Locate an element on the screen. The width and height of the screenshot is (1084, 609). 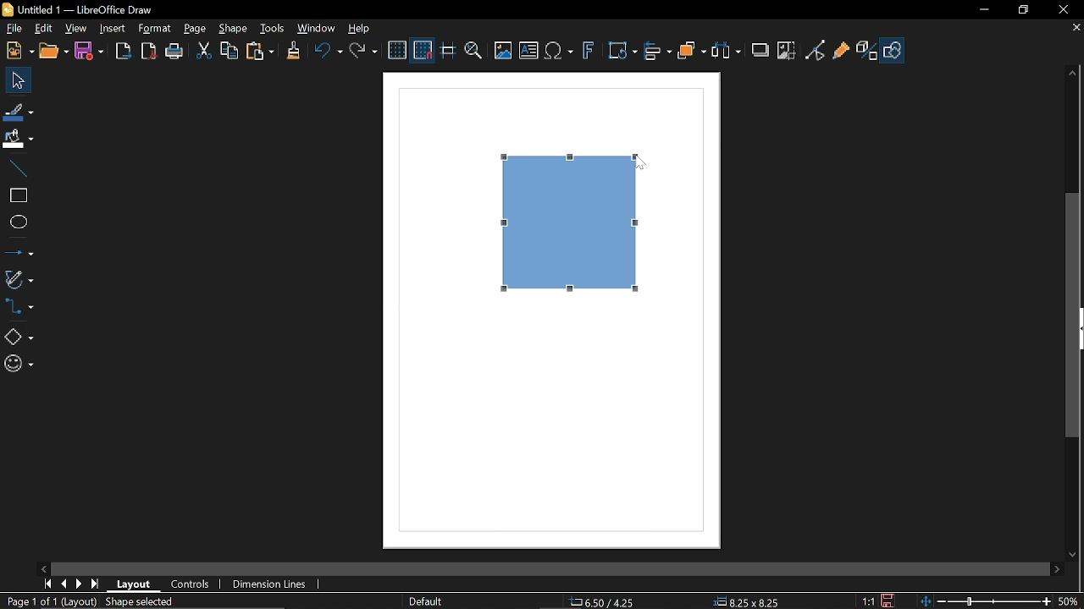
Insert fontwork text is located at coordinates (589, 54).